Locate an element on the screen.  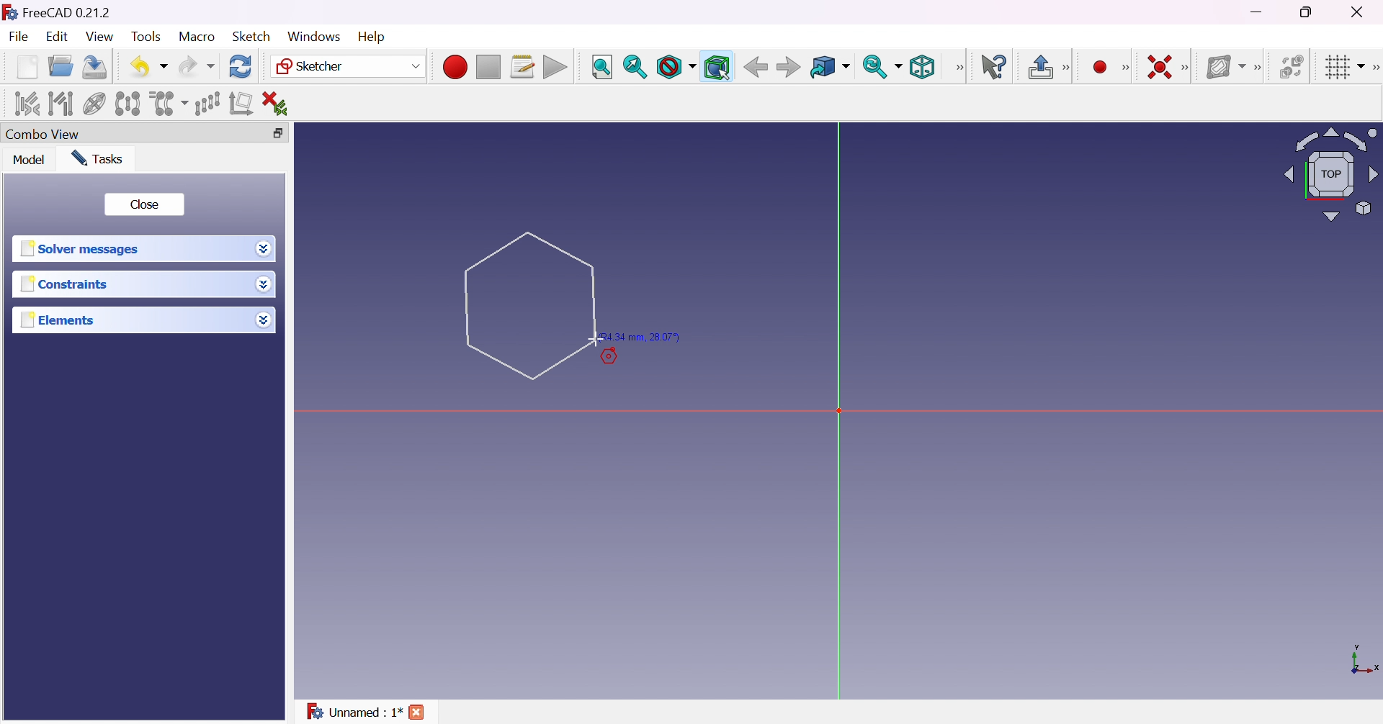
Sketcher constraints is located at coordinates (1188, 68).